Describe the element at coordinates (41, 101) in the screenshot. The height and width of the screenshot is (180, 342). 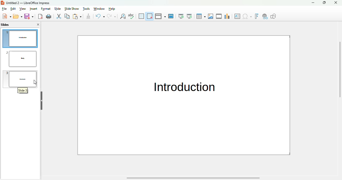
I see `hide` at that location.